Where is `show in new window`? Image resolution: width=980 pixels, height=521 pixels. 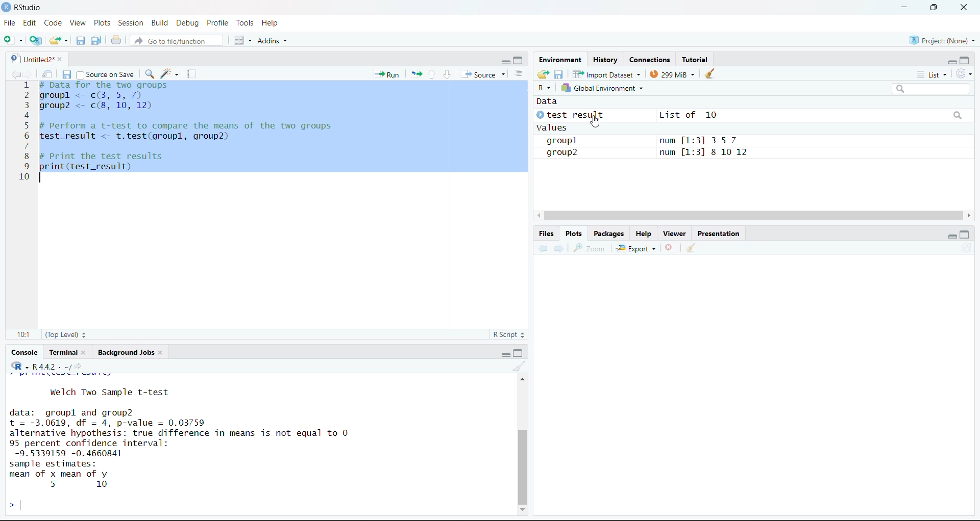 show in new window is located at coordinates (48, 75).